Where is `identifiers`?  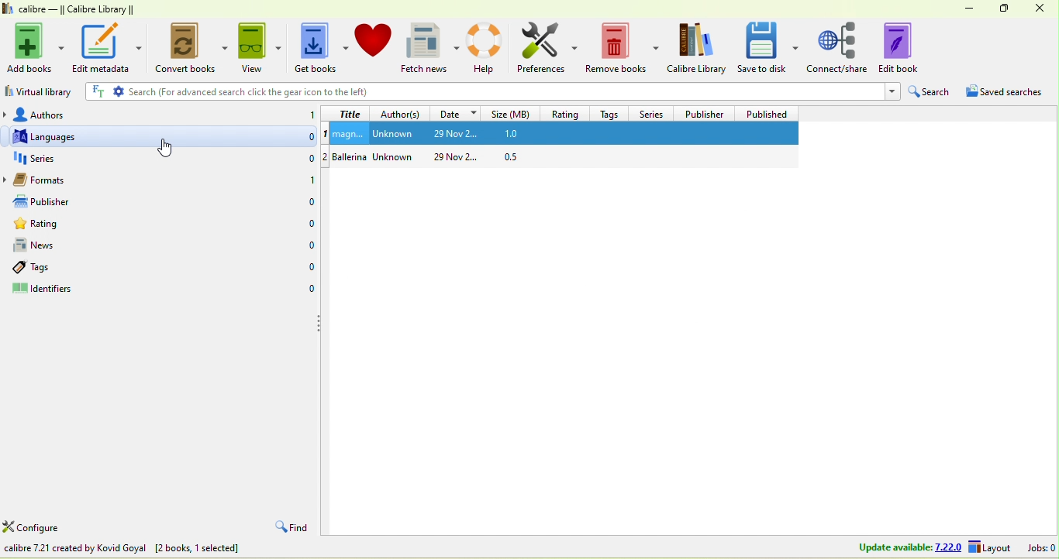
identifiers is located at coordinates (47, 287).